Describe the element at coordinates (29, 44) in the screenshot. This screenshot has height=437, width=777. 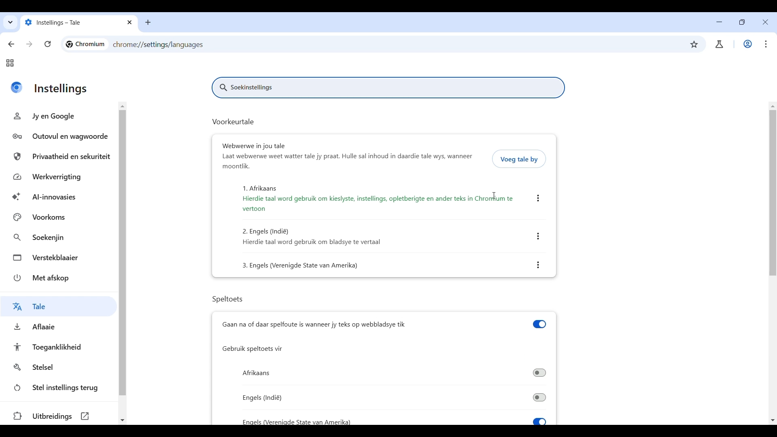
I see `Go forward` at that location.